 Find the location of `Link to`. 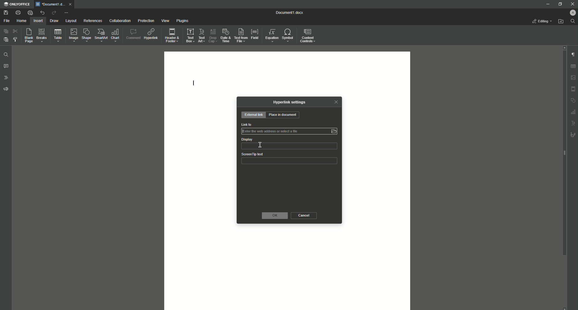

Link to is located at coordinates (247, 124).